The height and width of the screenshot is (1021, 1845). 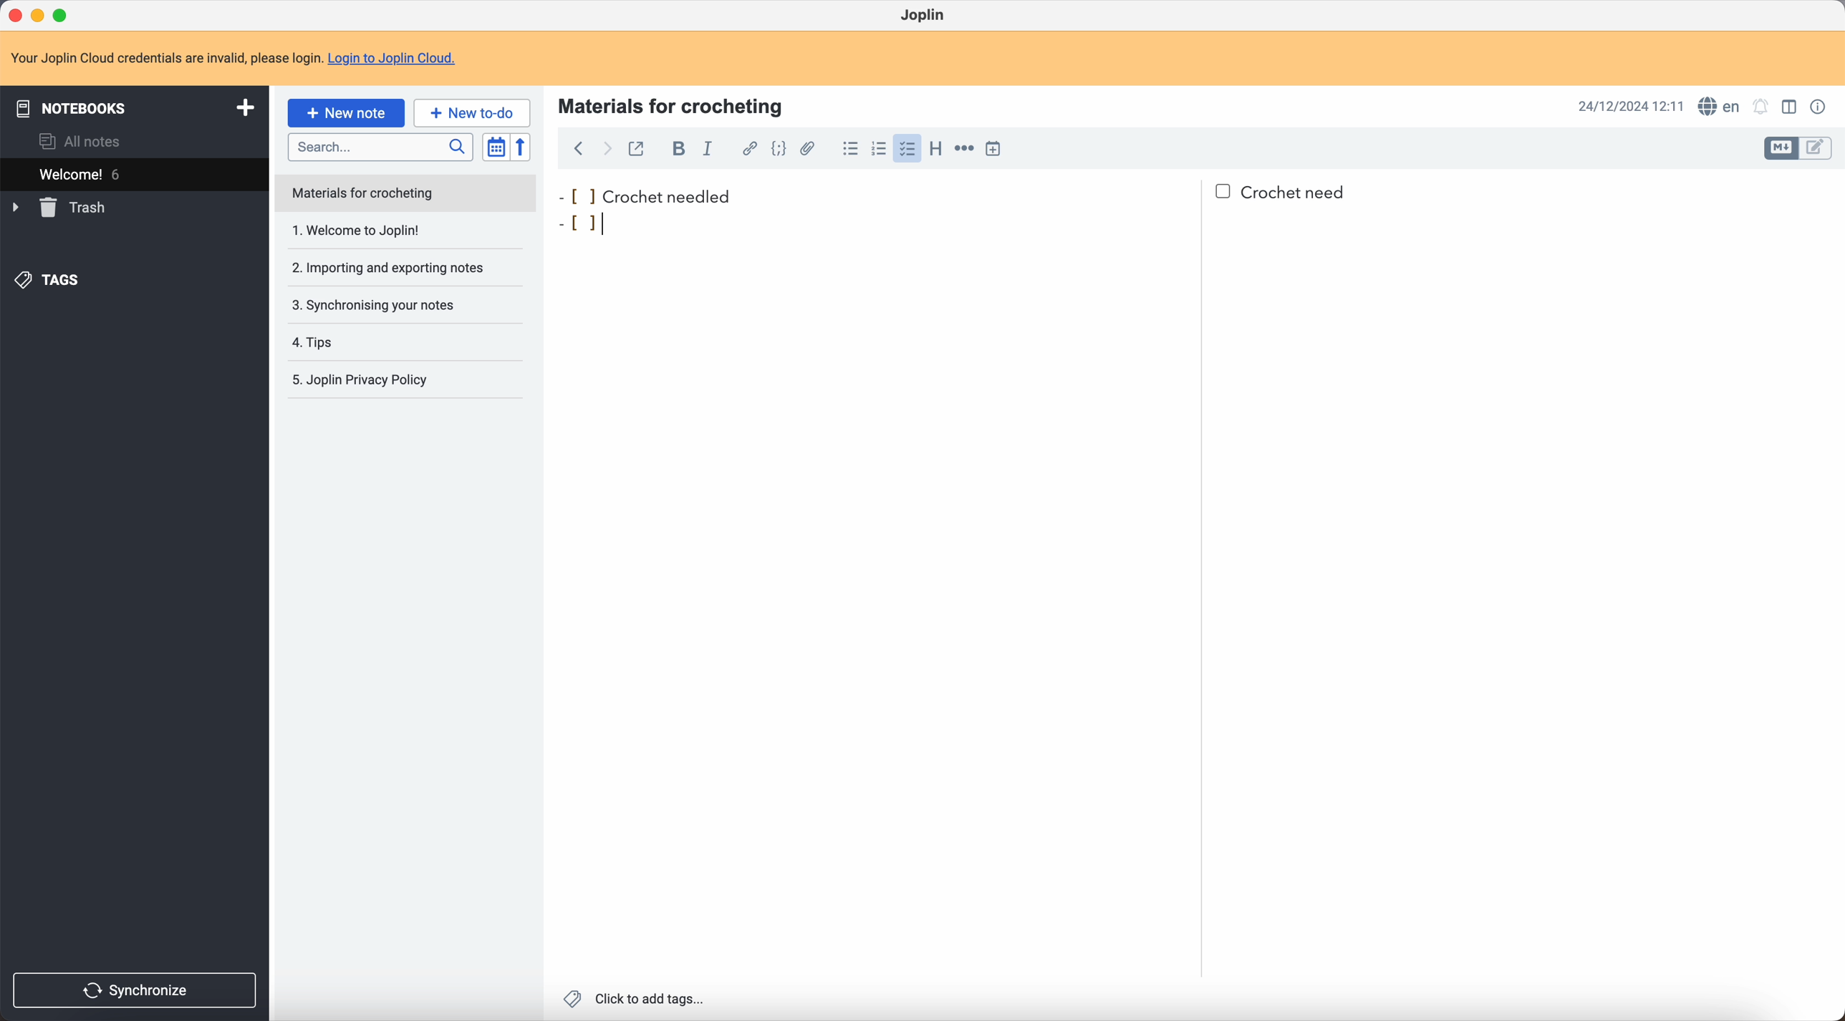 I want to click on notebooks, so click(x=133, y=106).